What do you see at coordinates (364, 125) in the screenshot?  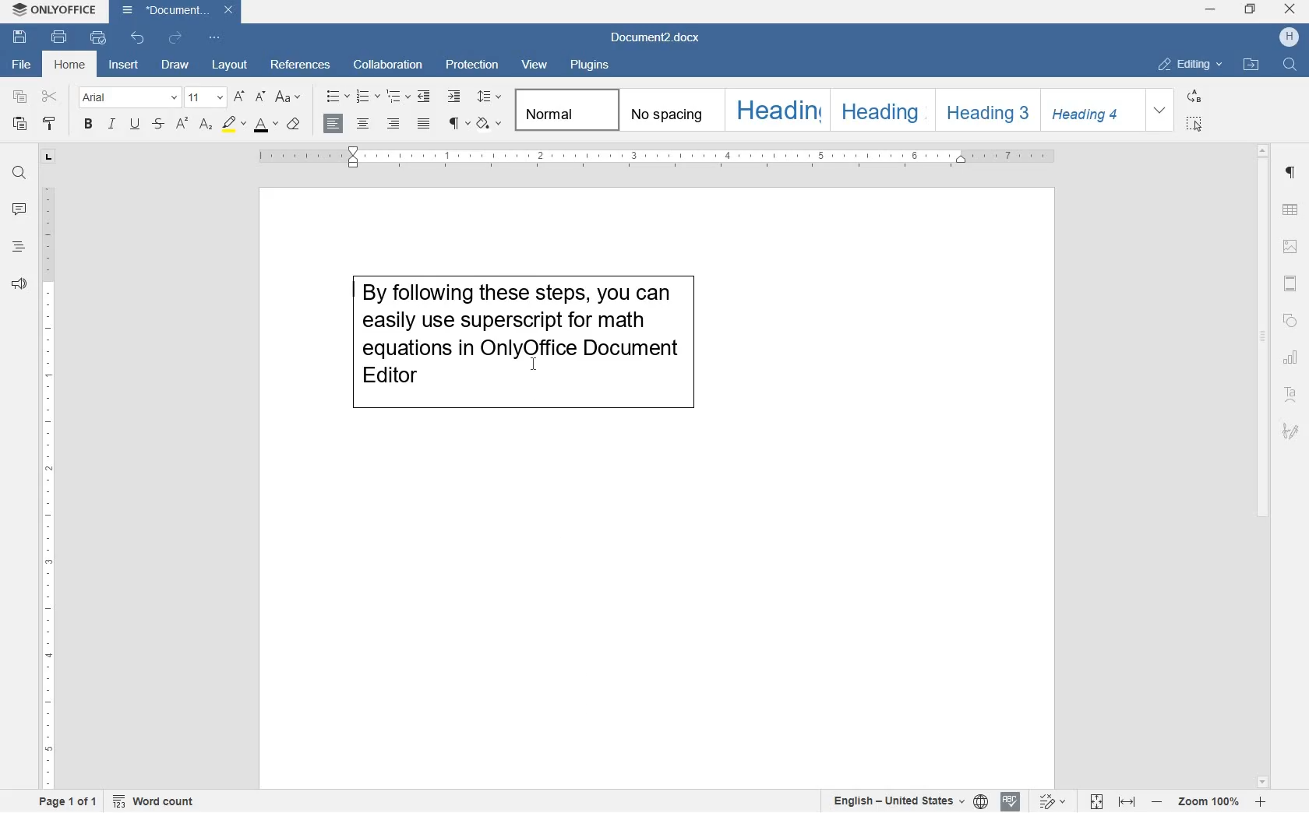 I see `center alignment` at bounding box center [364, 125].